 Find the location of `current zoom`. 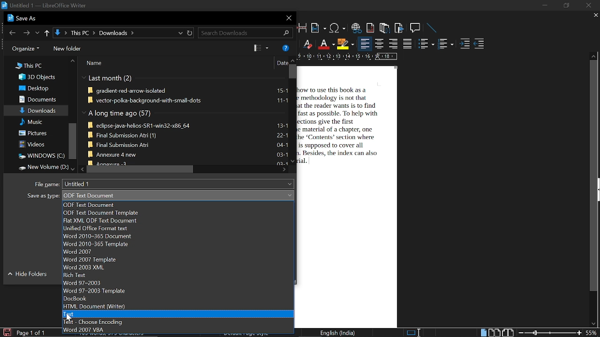

current zoom is located at coordinates (592, 332).